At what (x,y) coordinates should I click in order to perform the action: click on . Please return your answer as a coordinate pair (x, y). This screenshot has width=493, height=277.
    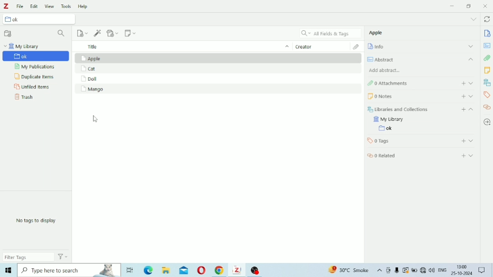
    Looking at the image, I should click on (396, 270).